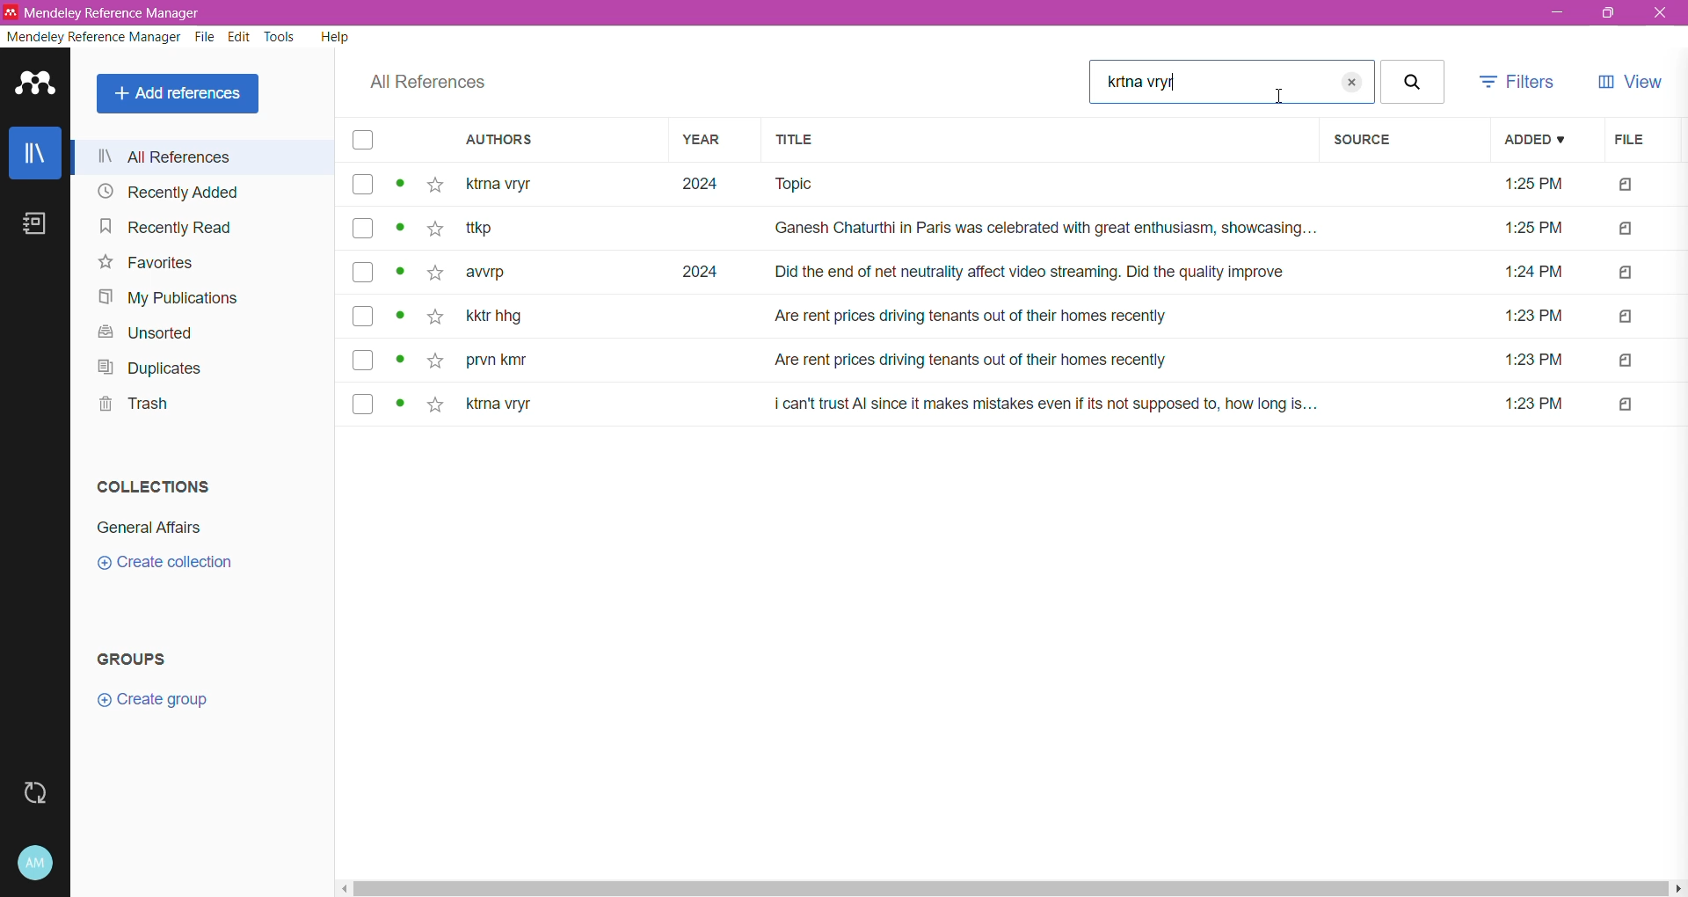 This screenshot has width=1688, height=897. I want to click on click here to add to favourites, so click(433, 360).